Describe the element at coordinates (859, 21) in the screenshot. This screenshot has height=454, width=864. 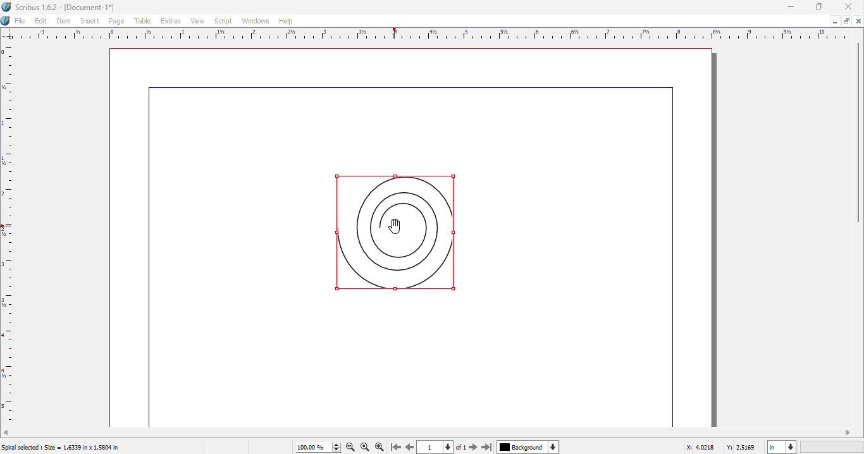
I see `Close document` at that location.